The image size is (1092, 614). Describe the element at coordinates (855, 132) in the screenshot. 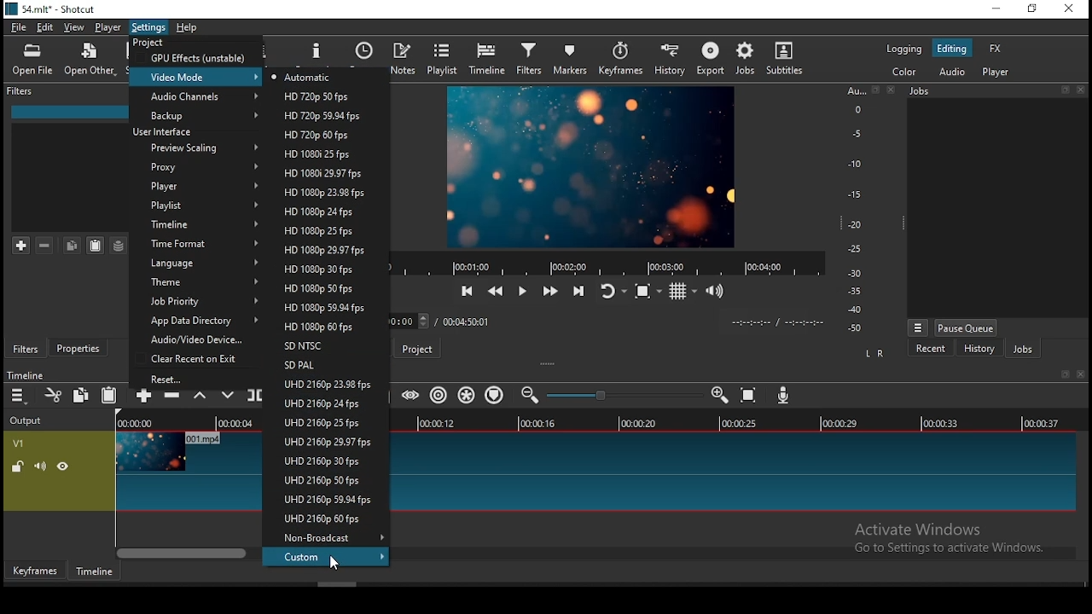

I see `-5` at that location.